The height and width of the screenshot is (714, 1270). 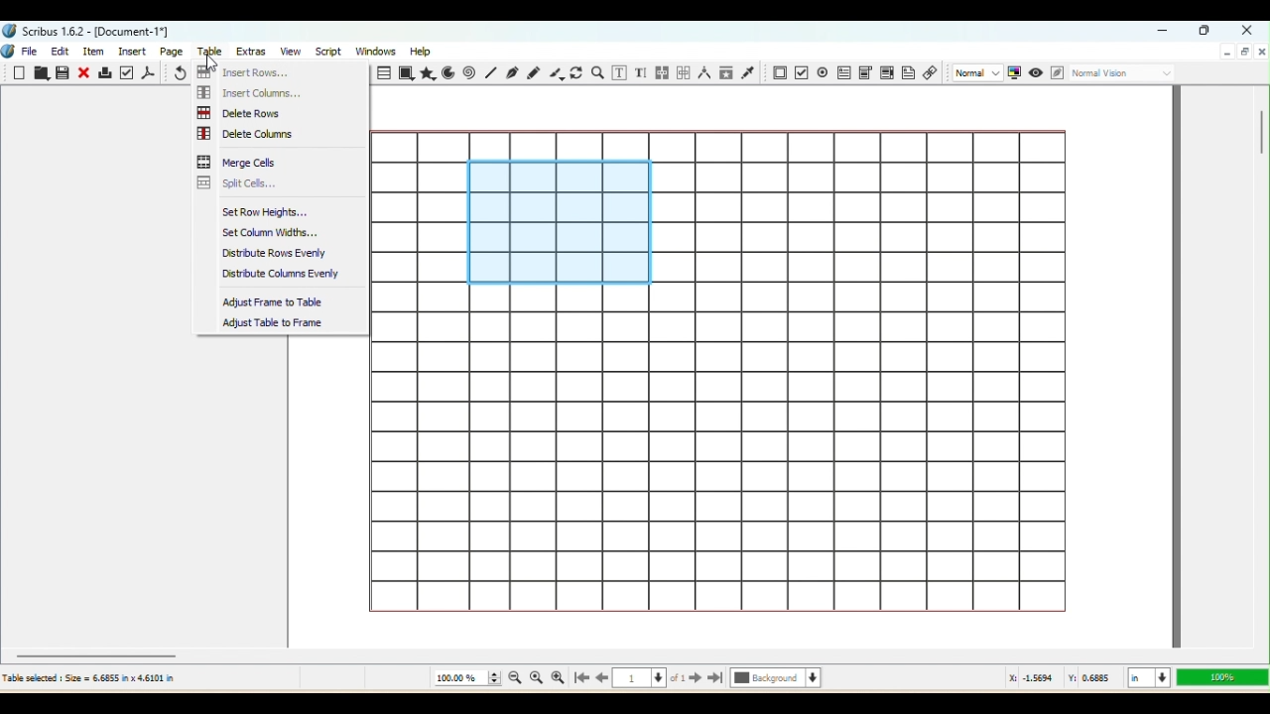 I want to click on Select the current Unit, so click(x=1147, y=678).